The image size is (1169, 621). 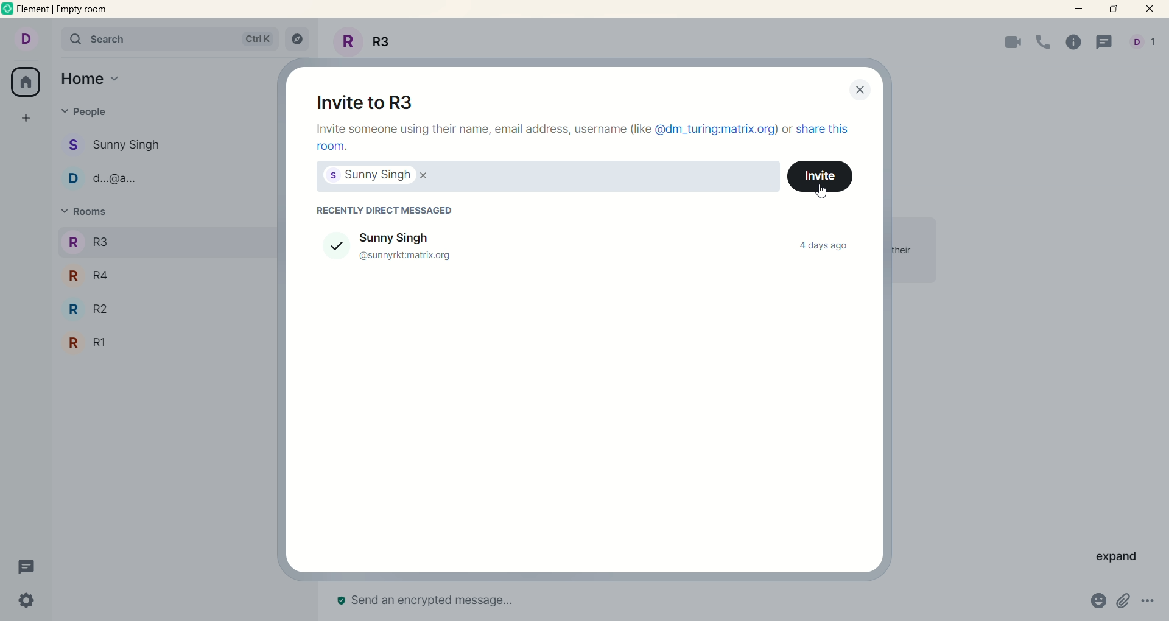 I want to click on send an encrypted message, so click(x=455, y=594).